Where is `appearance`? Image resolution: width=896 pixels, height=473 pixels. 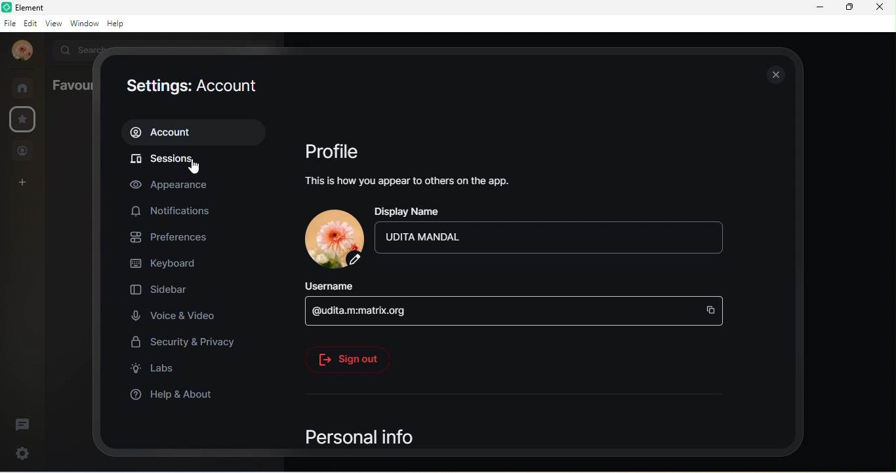 appearance is located at coordinates (176, 185).